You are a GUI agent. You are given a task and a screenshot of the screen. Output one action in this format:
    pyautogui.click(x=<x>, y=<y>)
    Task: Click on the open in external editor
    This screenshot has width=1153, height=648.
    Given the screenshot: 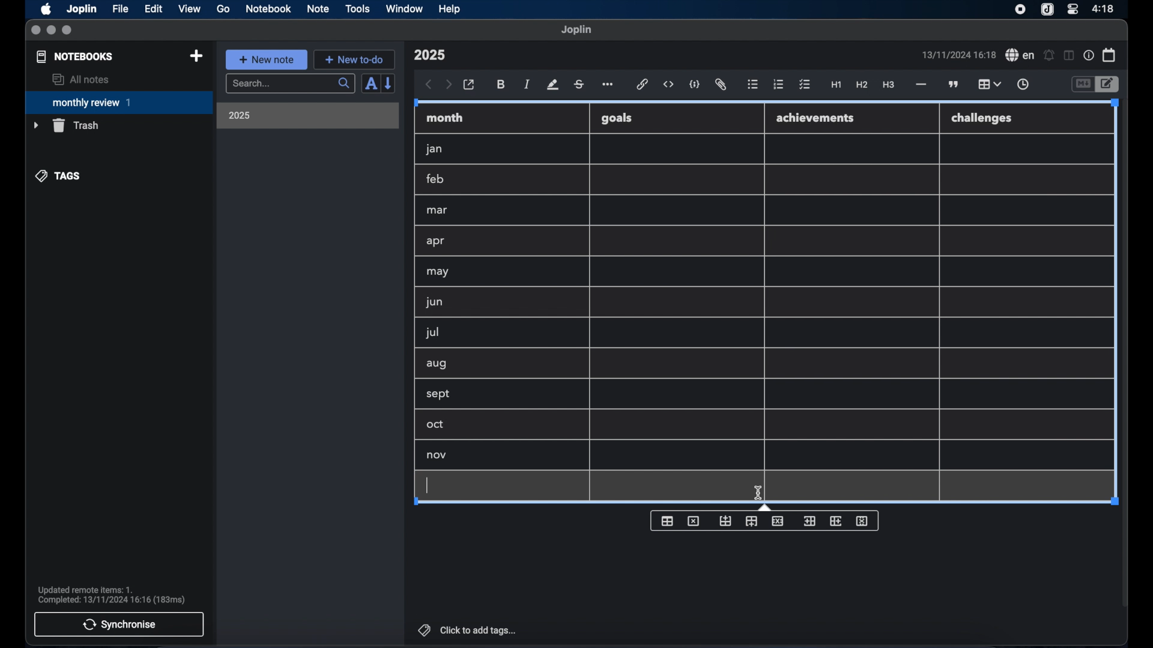 What is the action you would take?
    pyautogui.click(x=470, y=85)
    